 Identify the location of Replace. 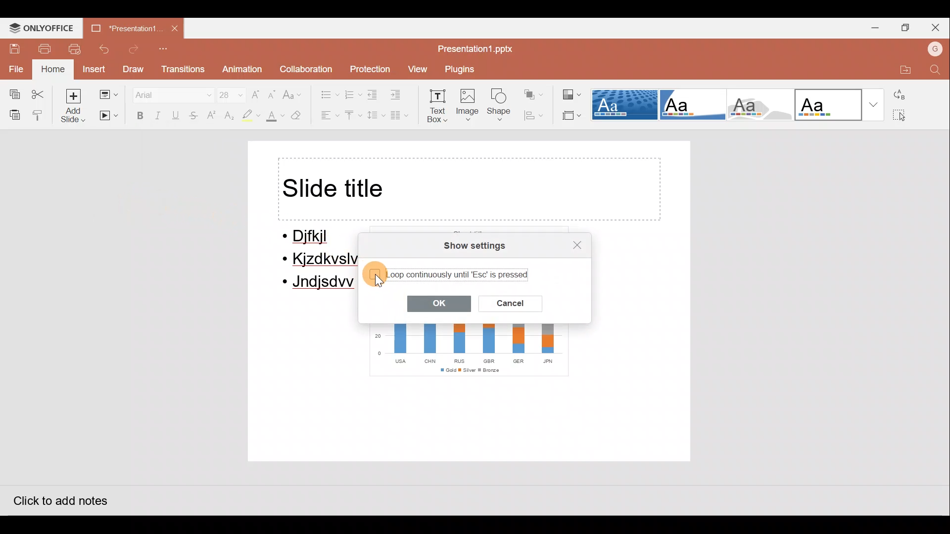
(905, 97).